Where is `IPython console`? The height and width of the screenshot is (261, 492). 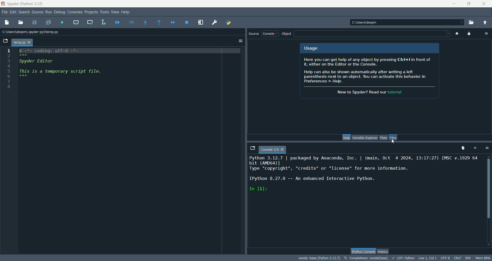
IPython console is located at coordinates (363, 251).